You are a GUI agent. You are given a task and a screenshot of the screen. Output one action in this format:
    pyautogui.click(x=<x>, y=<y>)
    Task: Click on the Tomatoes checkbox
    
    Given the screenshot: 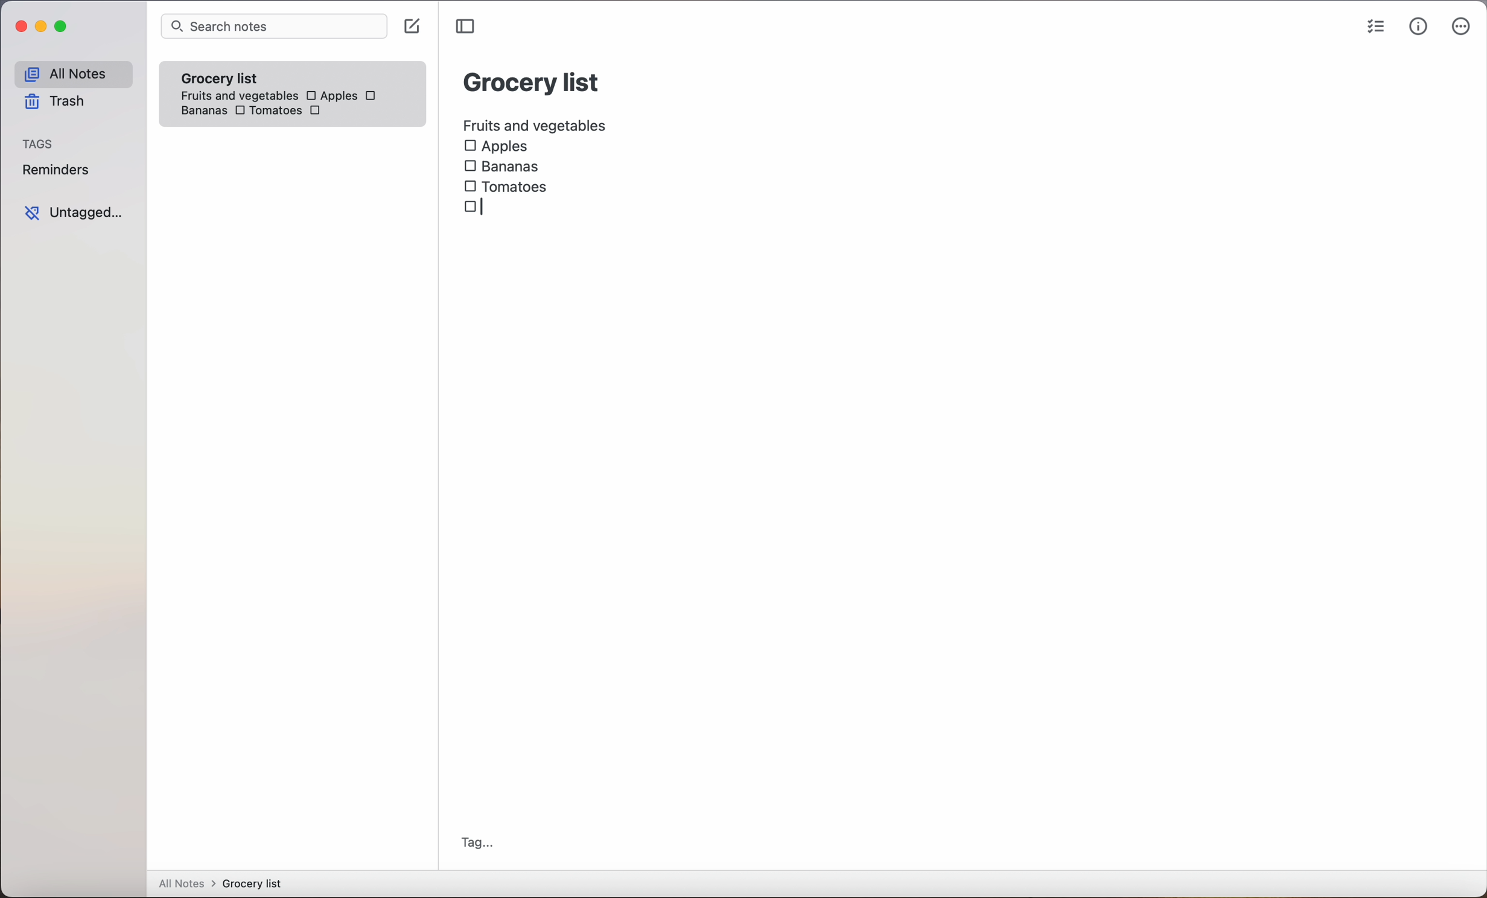 What is the action you would take?
    pyautogui.click(x=267, y=112)
    